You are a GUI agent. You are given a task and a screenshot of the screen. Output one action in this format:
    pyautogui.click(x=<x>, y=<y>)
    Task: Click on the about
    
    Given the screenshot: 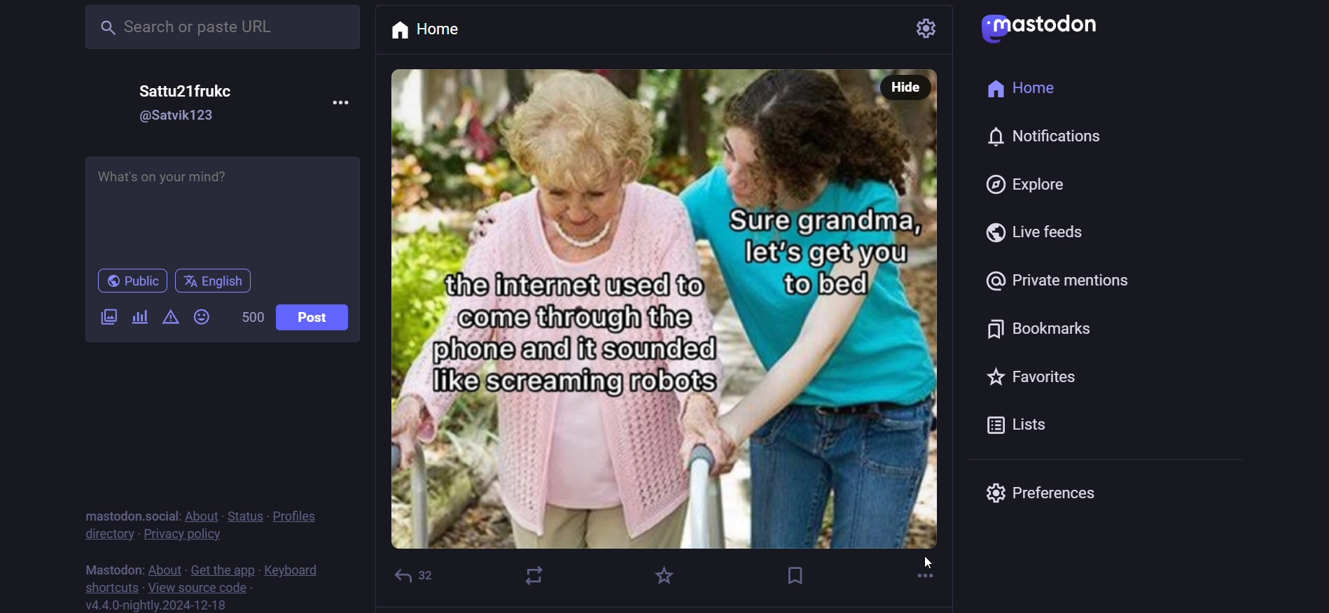 What is the action you would take?
    pyautogui.click(x=164, y=568)
    